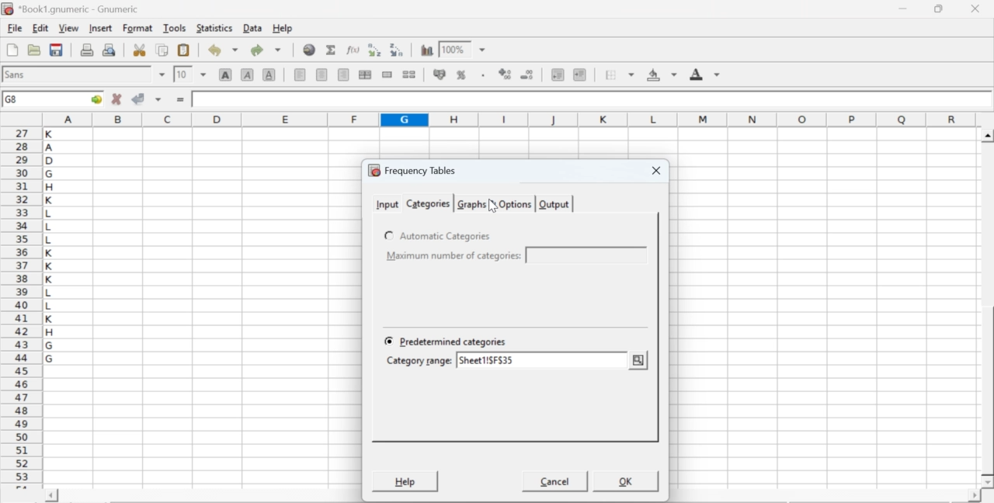 Image resolution: width=994 pixels, height=503 pixels. Describe the element at coordinates (427, 204) in the screenshot. I see `categories` at that location.